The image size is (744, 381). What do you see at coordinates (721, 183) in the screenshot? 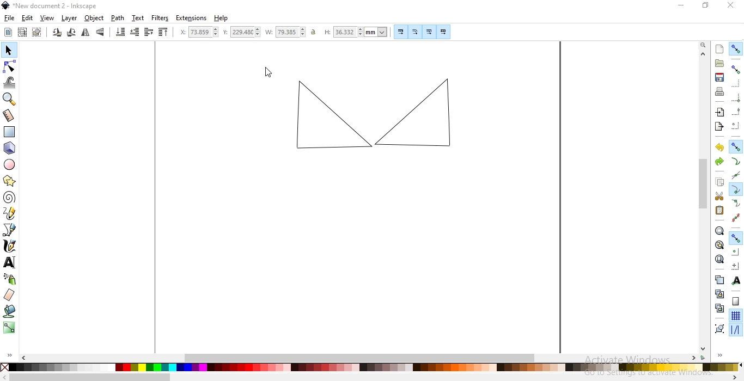
I see `copy selection to clipboard` at bounding box center [721, 183].